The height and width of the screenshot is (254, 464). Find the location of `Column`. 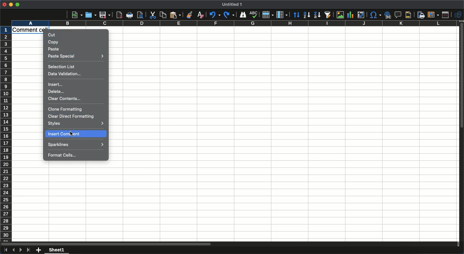

Column is located at coordinates (283, 14).